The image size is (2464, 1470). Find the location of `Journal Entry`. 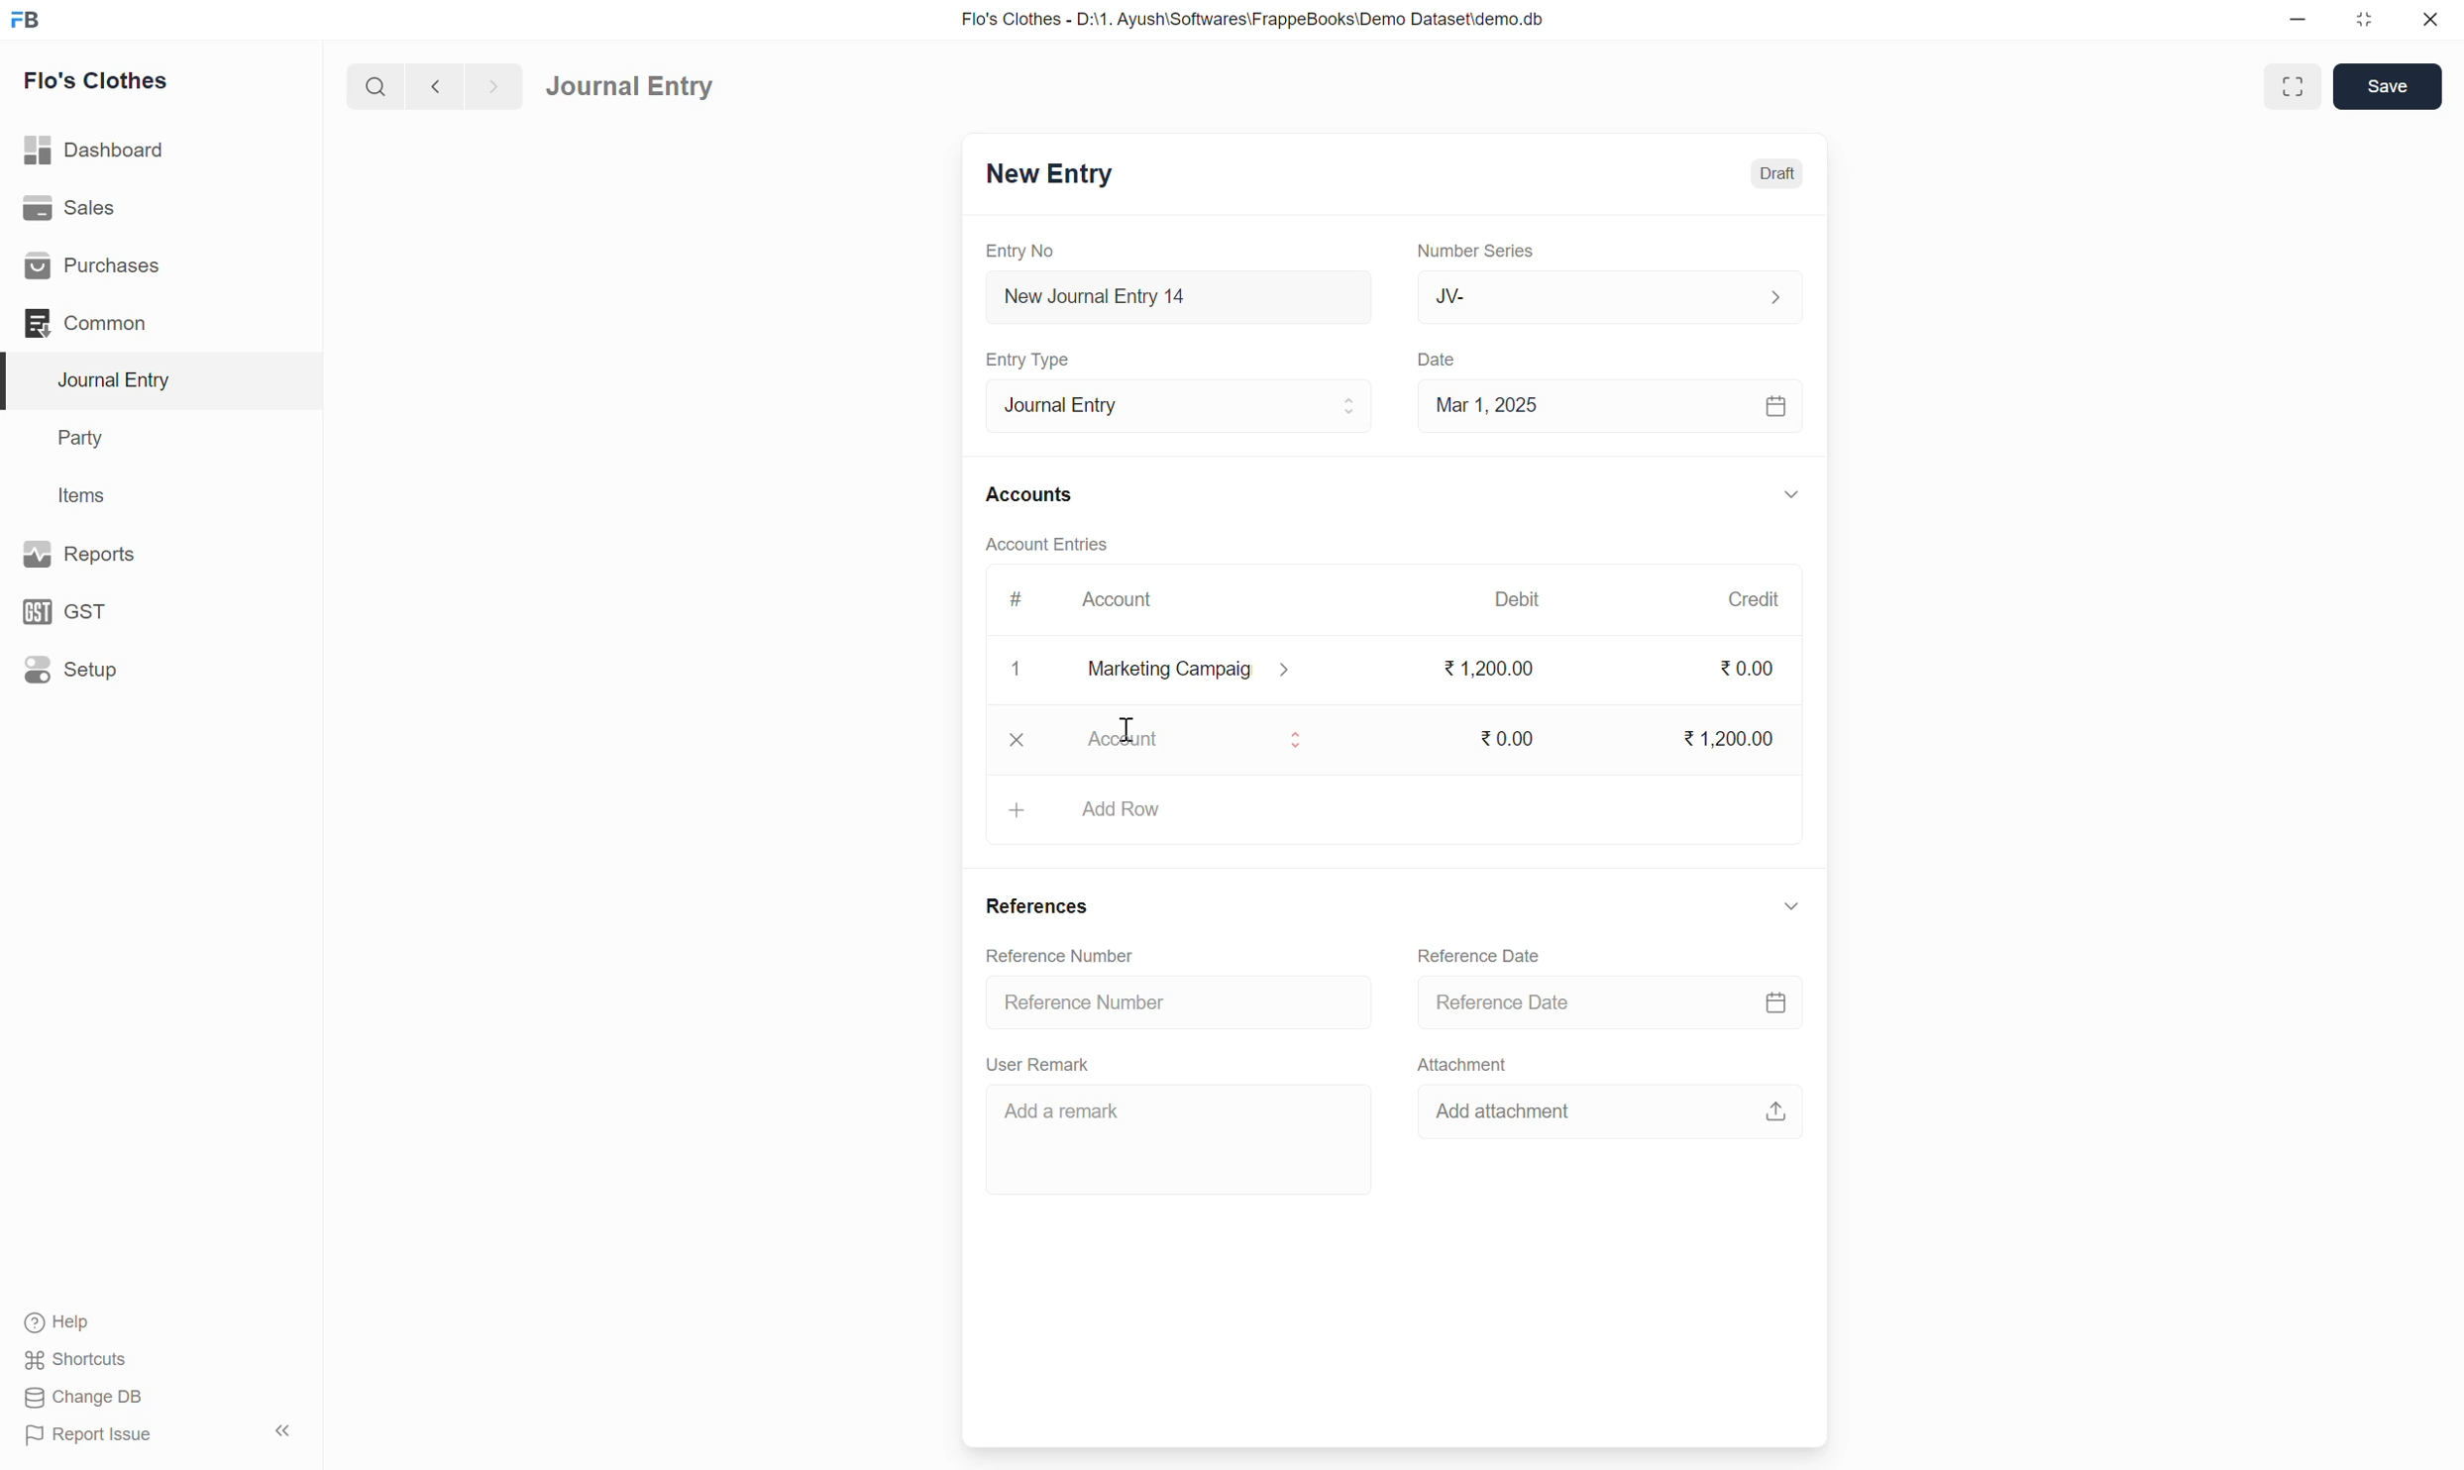

Journal Entry is located at coordinates (629, 87).